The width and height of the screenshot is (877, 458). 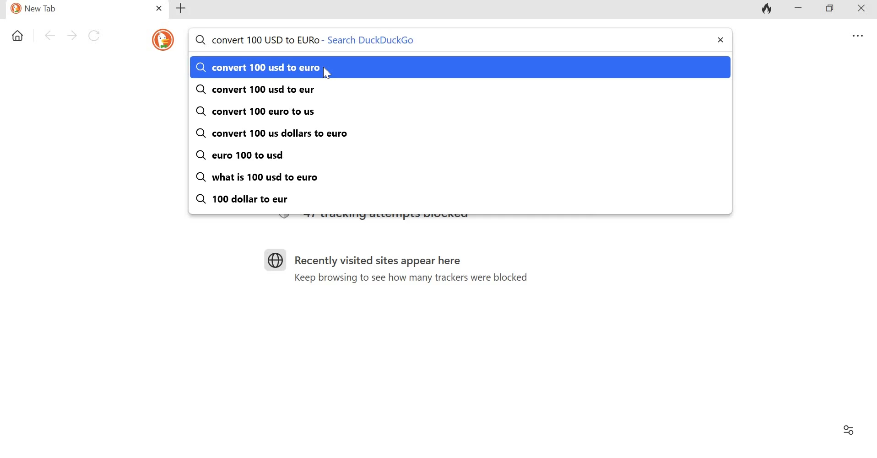 I want to click on Reload this page, so click(x=97, y=36).